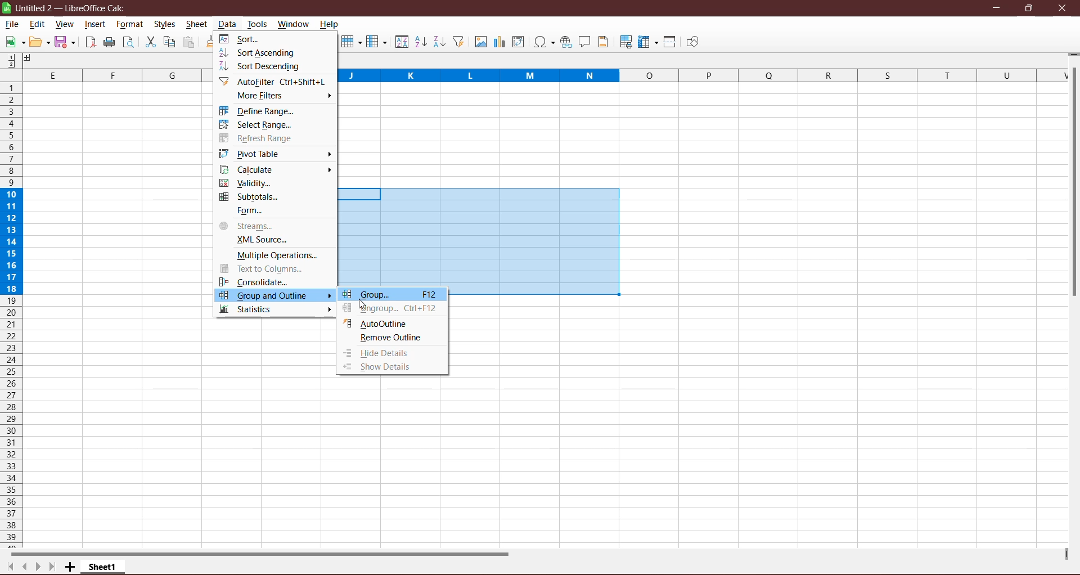 The image size is (1080, 575). I want to click on Show Draw Functions, so click(692, 42).